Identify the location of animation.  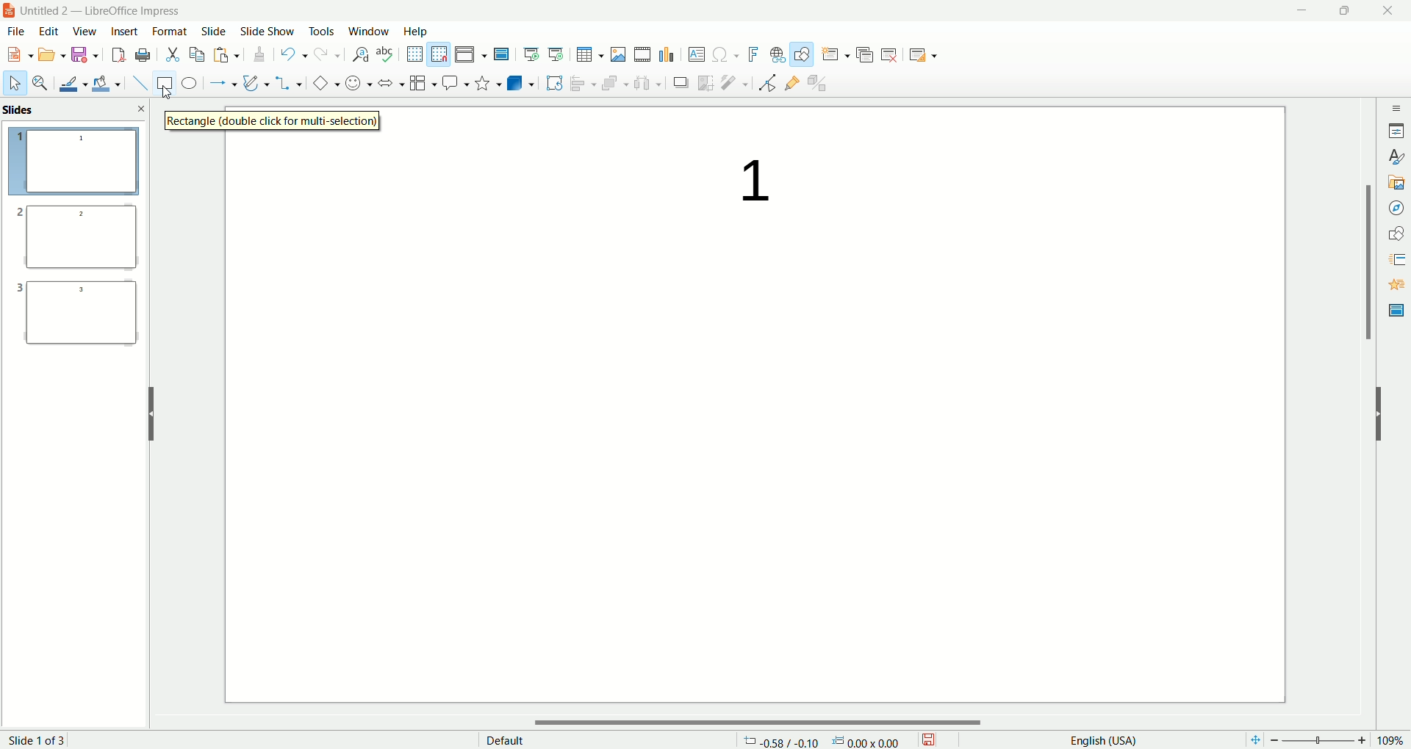
(1395, 285).